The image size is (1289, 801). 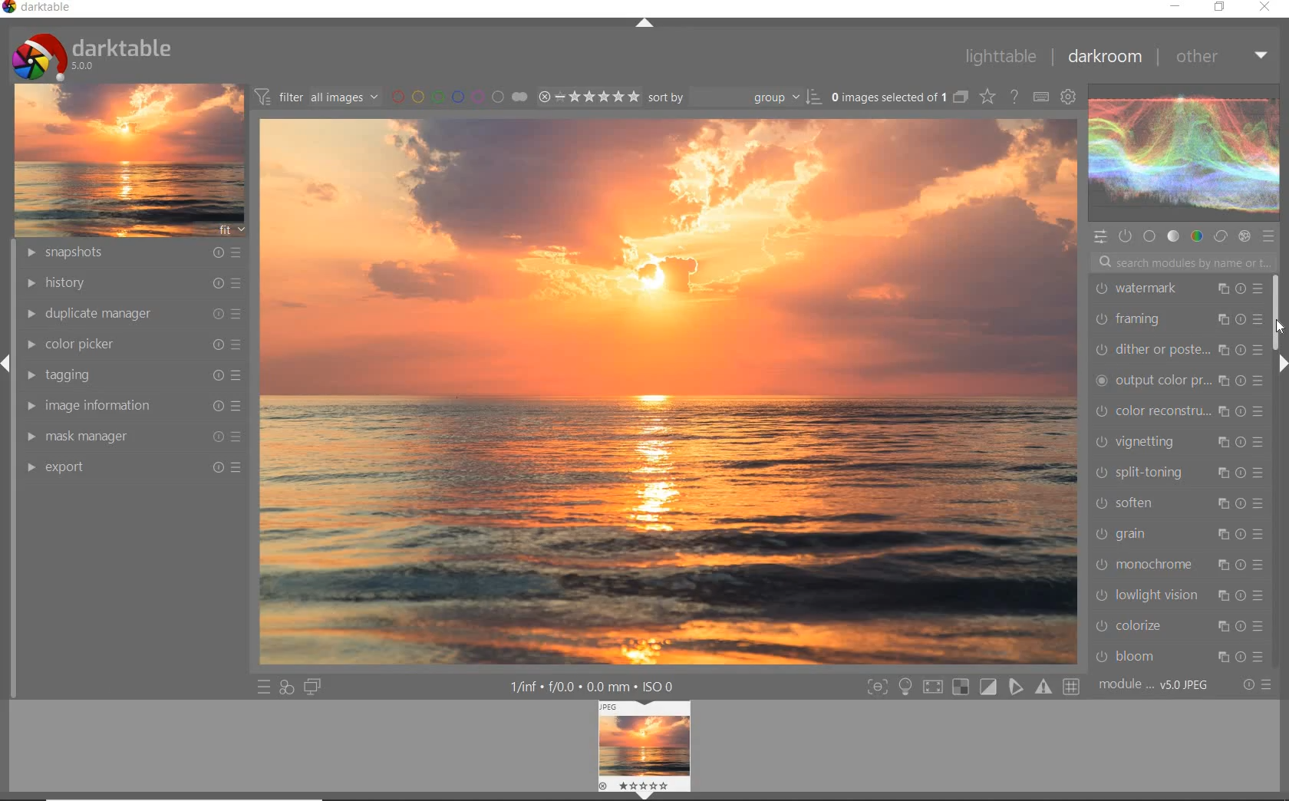 I want to click on MONOCHROME, so click(x=1179, y=564).